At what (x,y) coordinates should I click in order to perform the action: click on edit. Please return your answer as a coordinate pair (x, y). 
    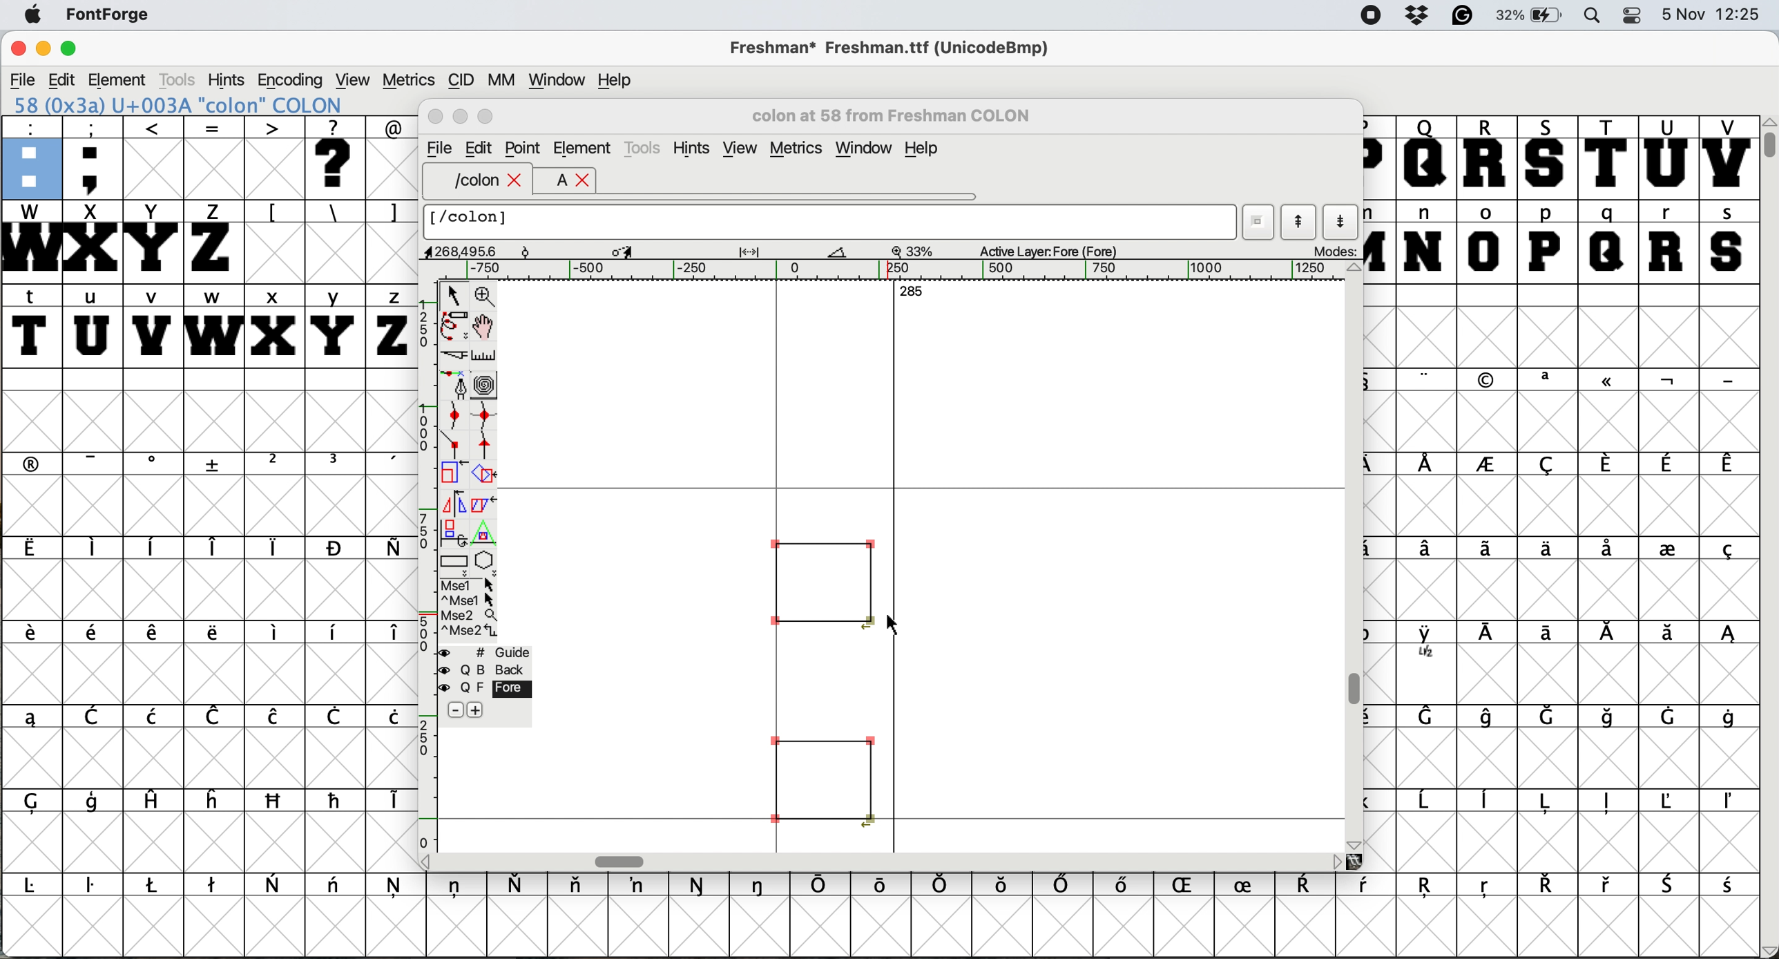
    Looking at the image, I should click on (481, 149).